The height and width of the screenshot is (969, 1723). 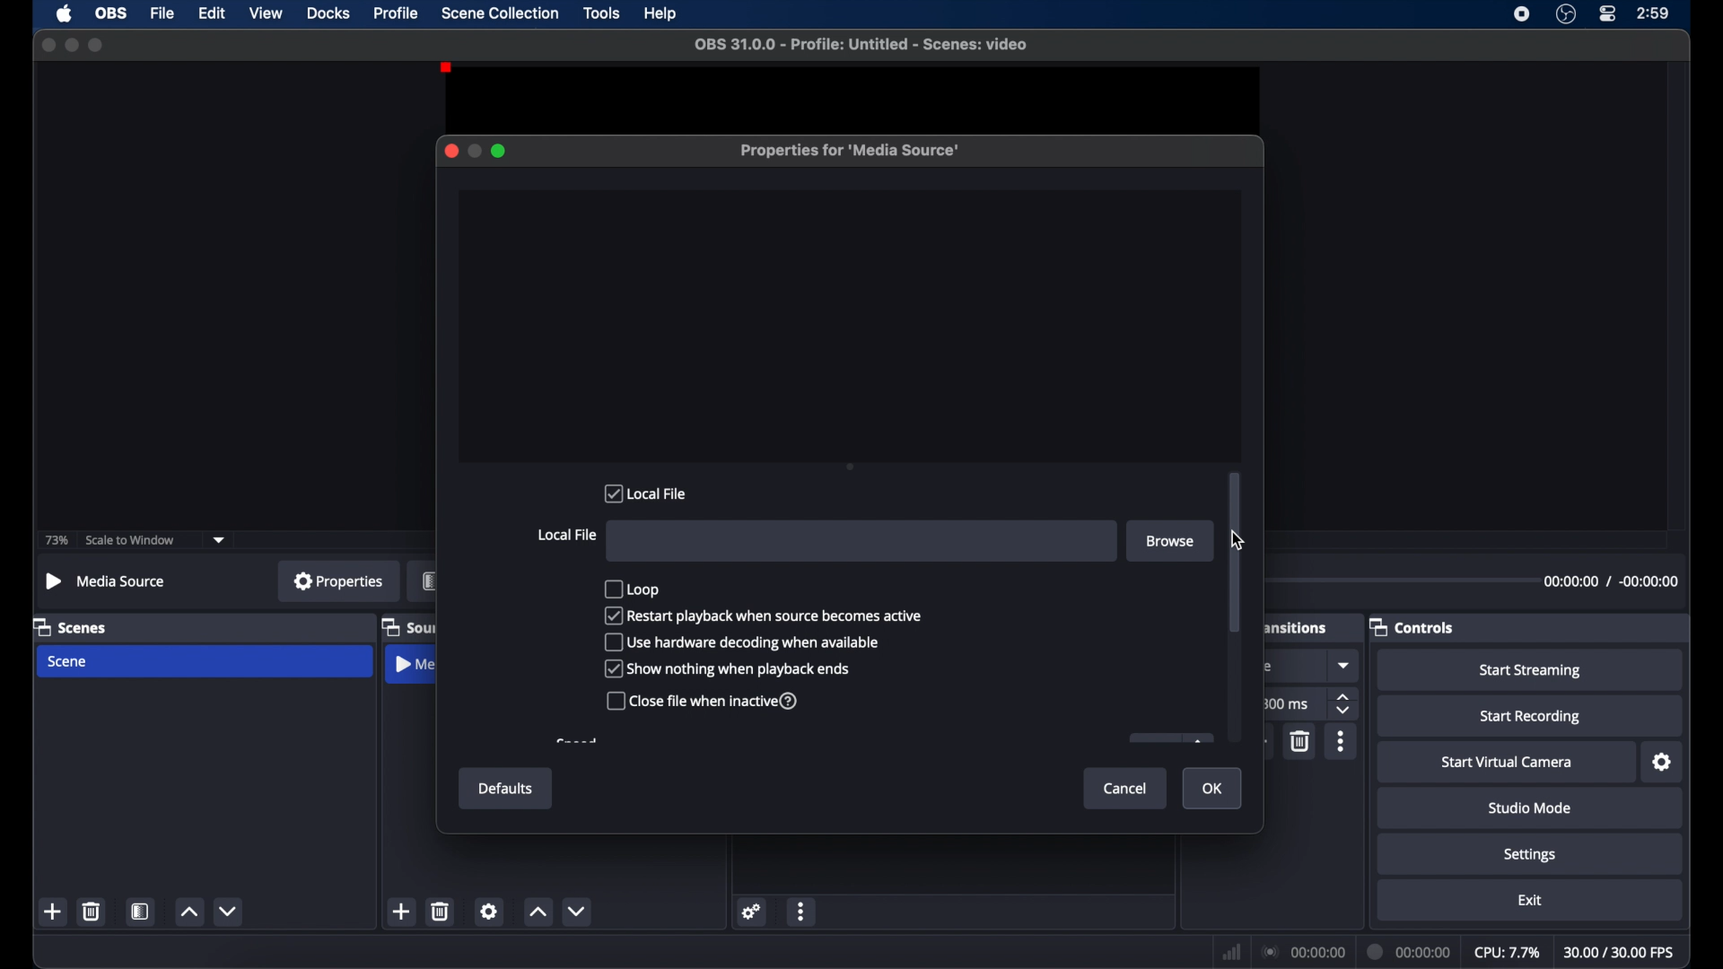 I want to click on close, so click(x=451, y=151).